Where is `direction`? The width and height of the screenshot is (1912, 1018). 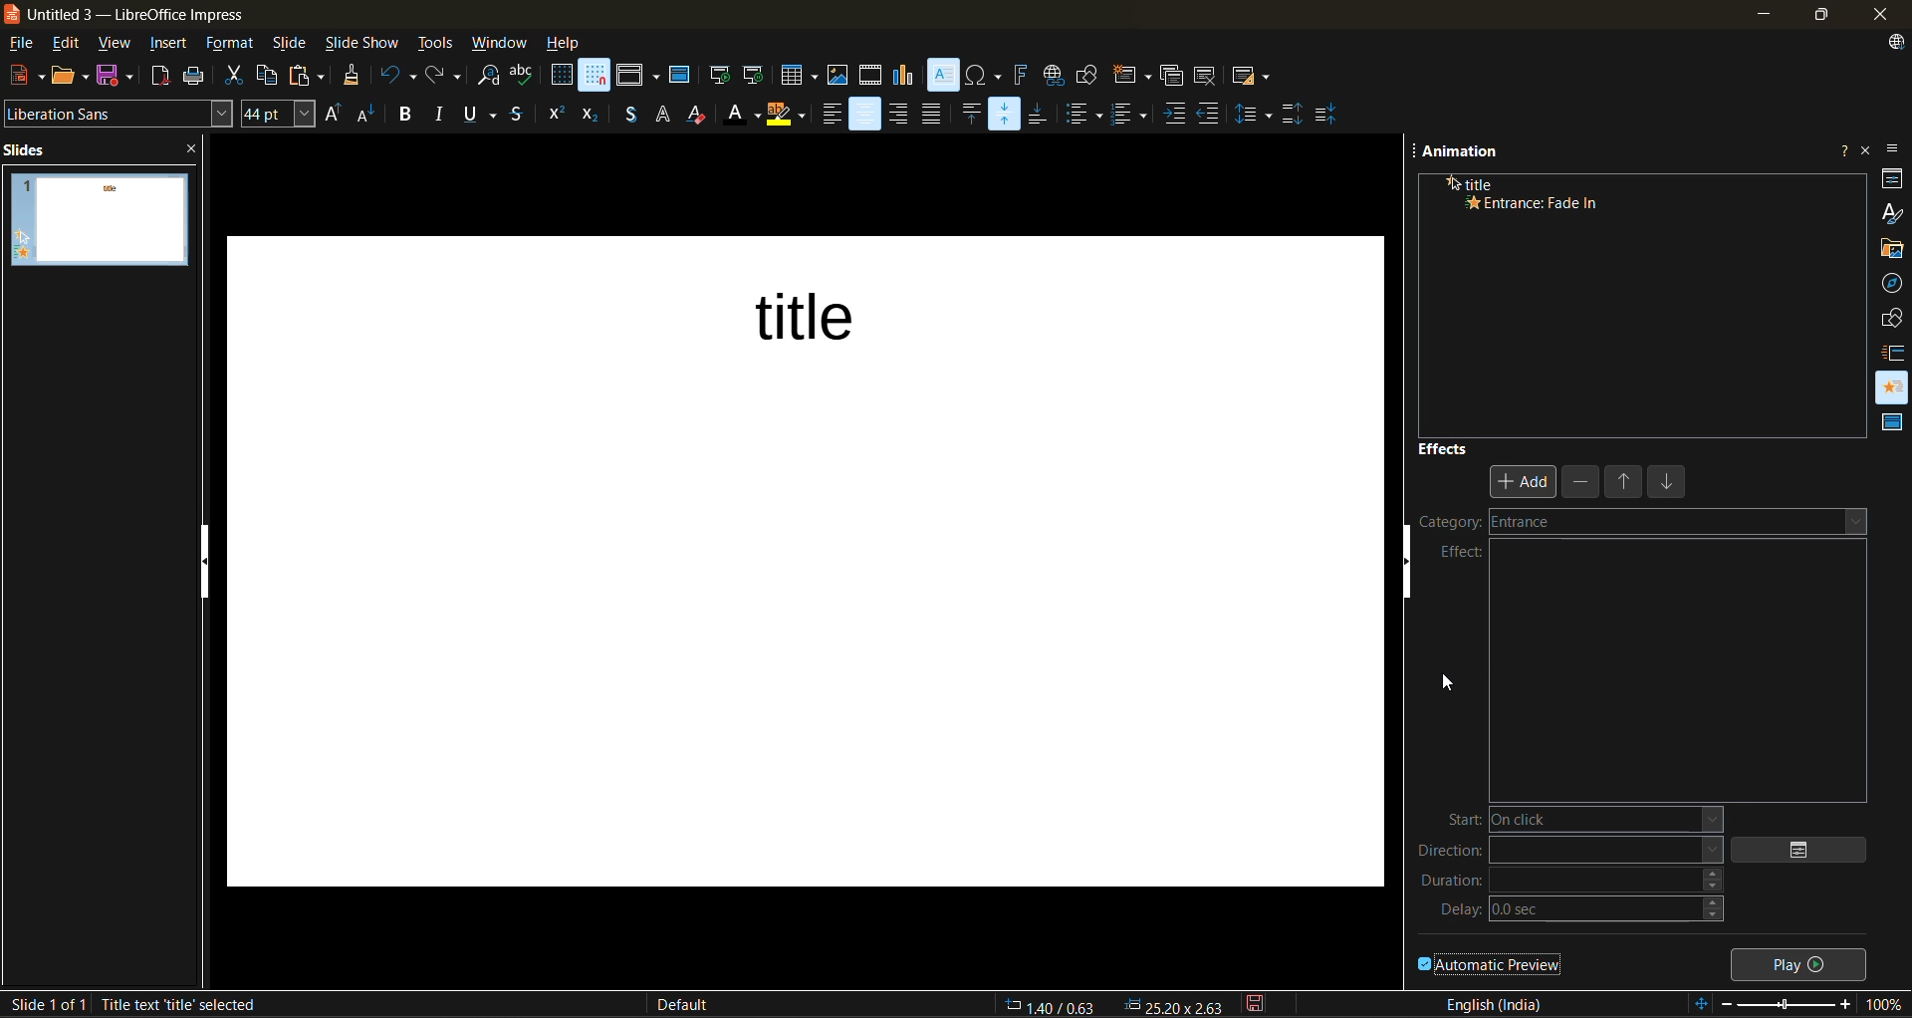 direction is located at coordinates (1569, 854).